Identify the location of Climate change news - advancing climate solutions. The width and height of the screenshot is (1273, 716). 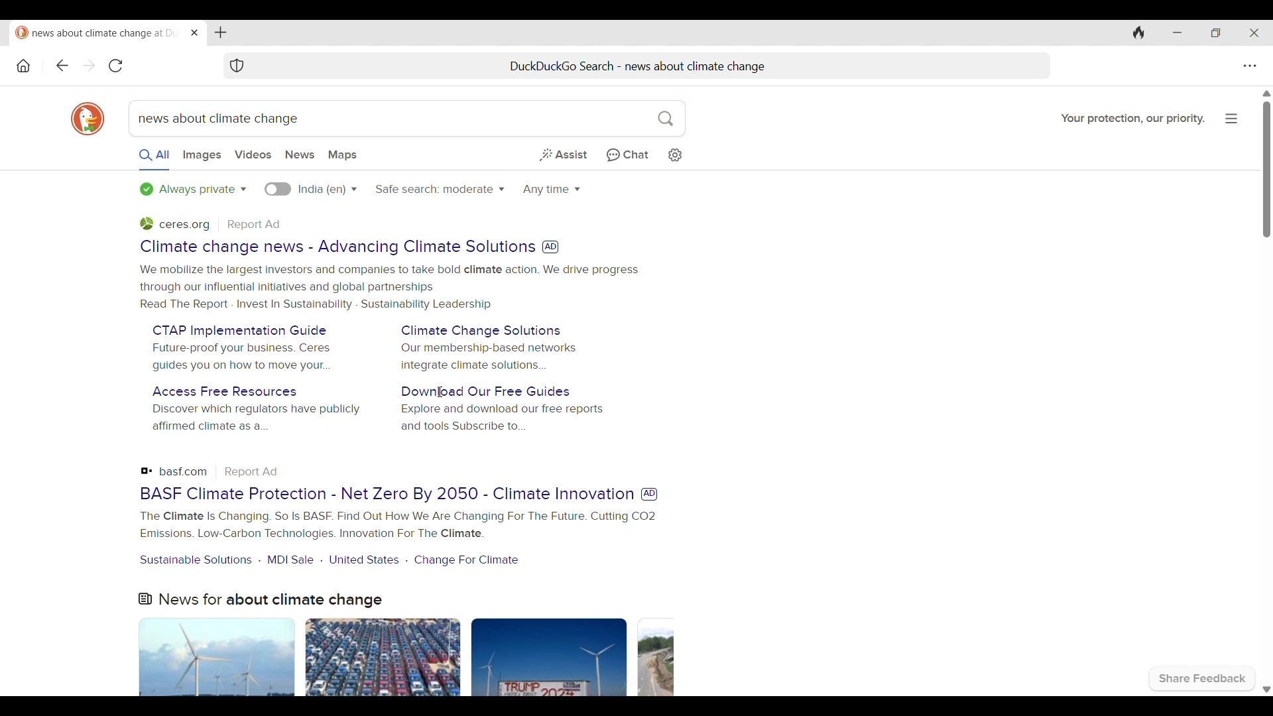
(335, 247).